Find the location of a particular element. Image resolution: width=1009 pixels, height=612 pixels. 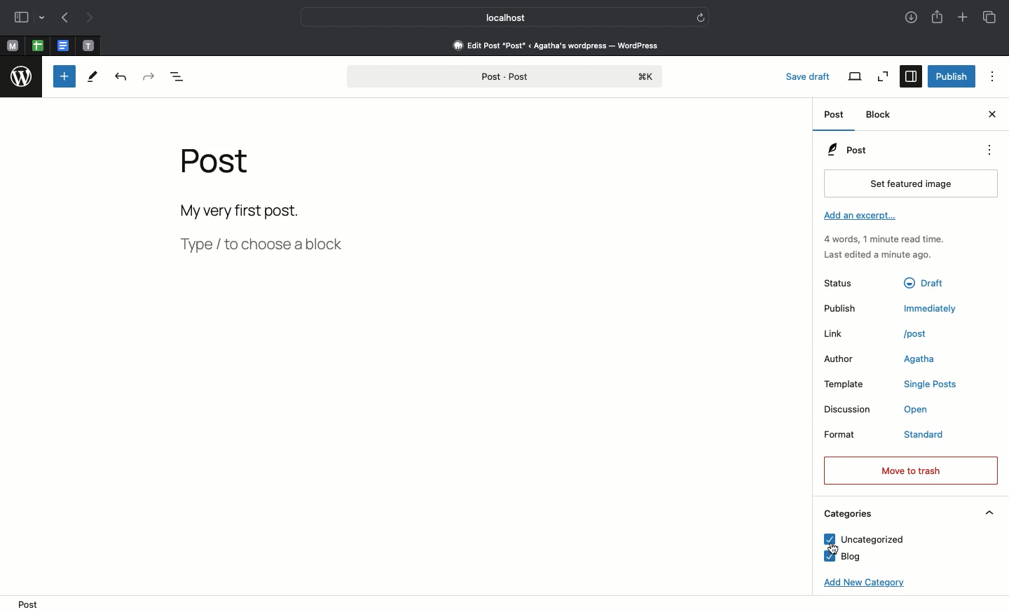

Hide is located at coordinates (990, 513).